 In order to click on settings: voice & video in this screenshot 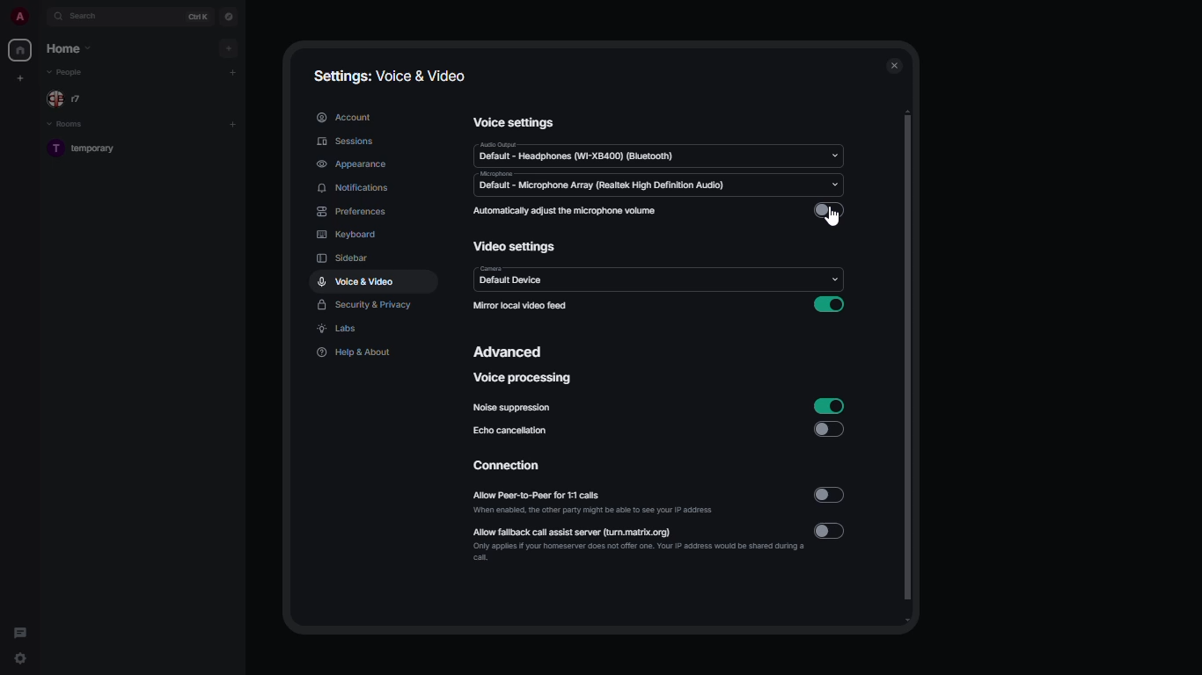, I will do `click(387, 76)`.